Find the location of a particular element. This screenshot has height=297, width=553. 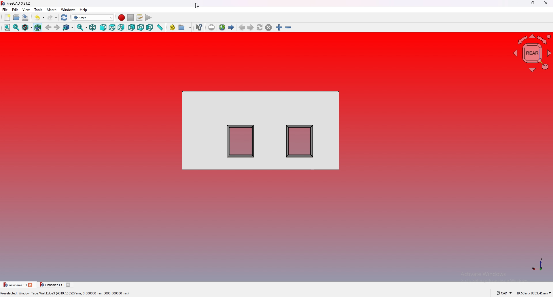

axis is located at coordinates (539, 264).